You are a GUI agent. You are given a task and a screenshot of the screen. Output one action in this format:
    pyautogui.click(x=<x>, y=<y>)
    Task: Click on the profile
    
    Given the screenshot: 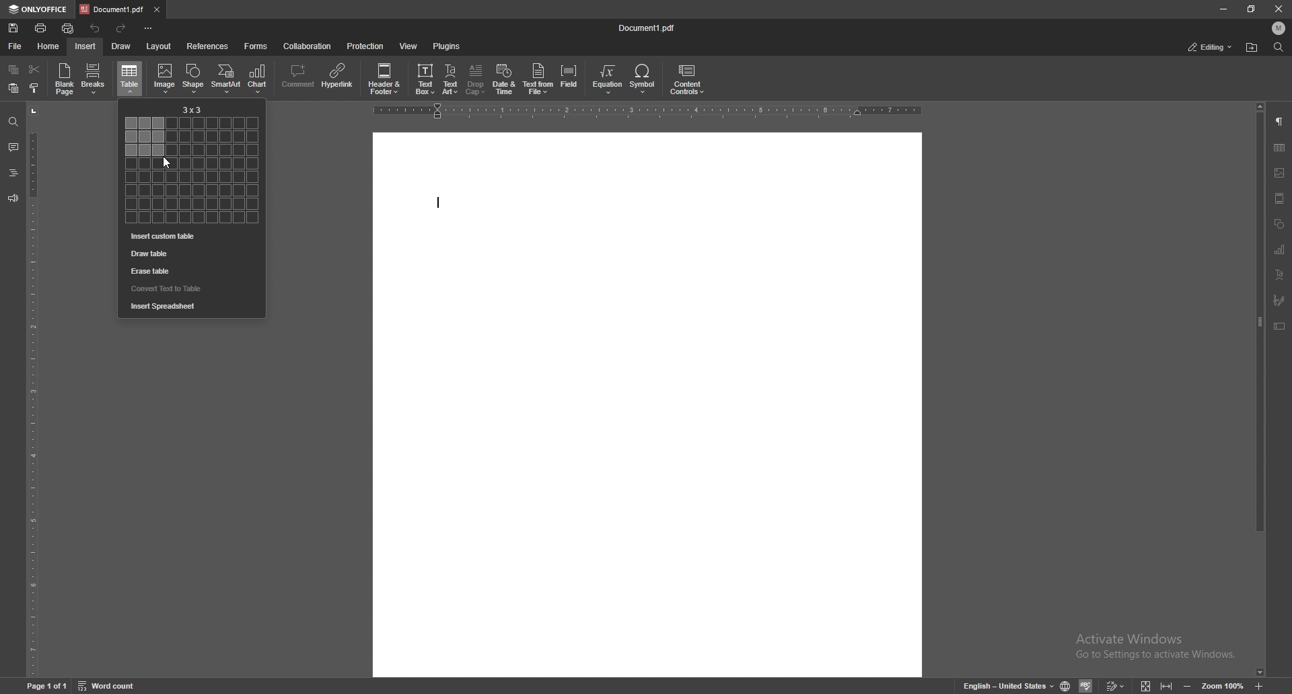 What is the action you would take?
    pyautogui.click(x=1280, y=28)
    